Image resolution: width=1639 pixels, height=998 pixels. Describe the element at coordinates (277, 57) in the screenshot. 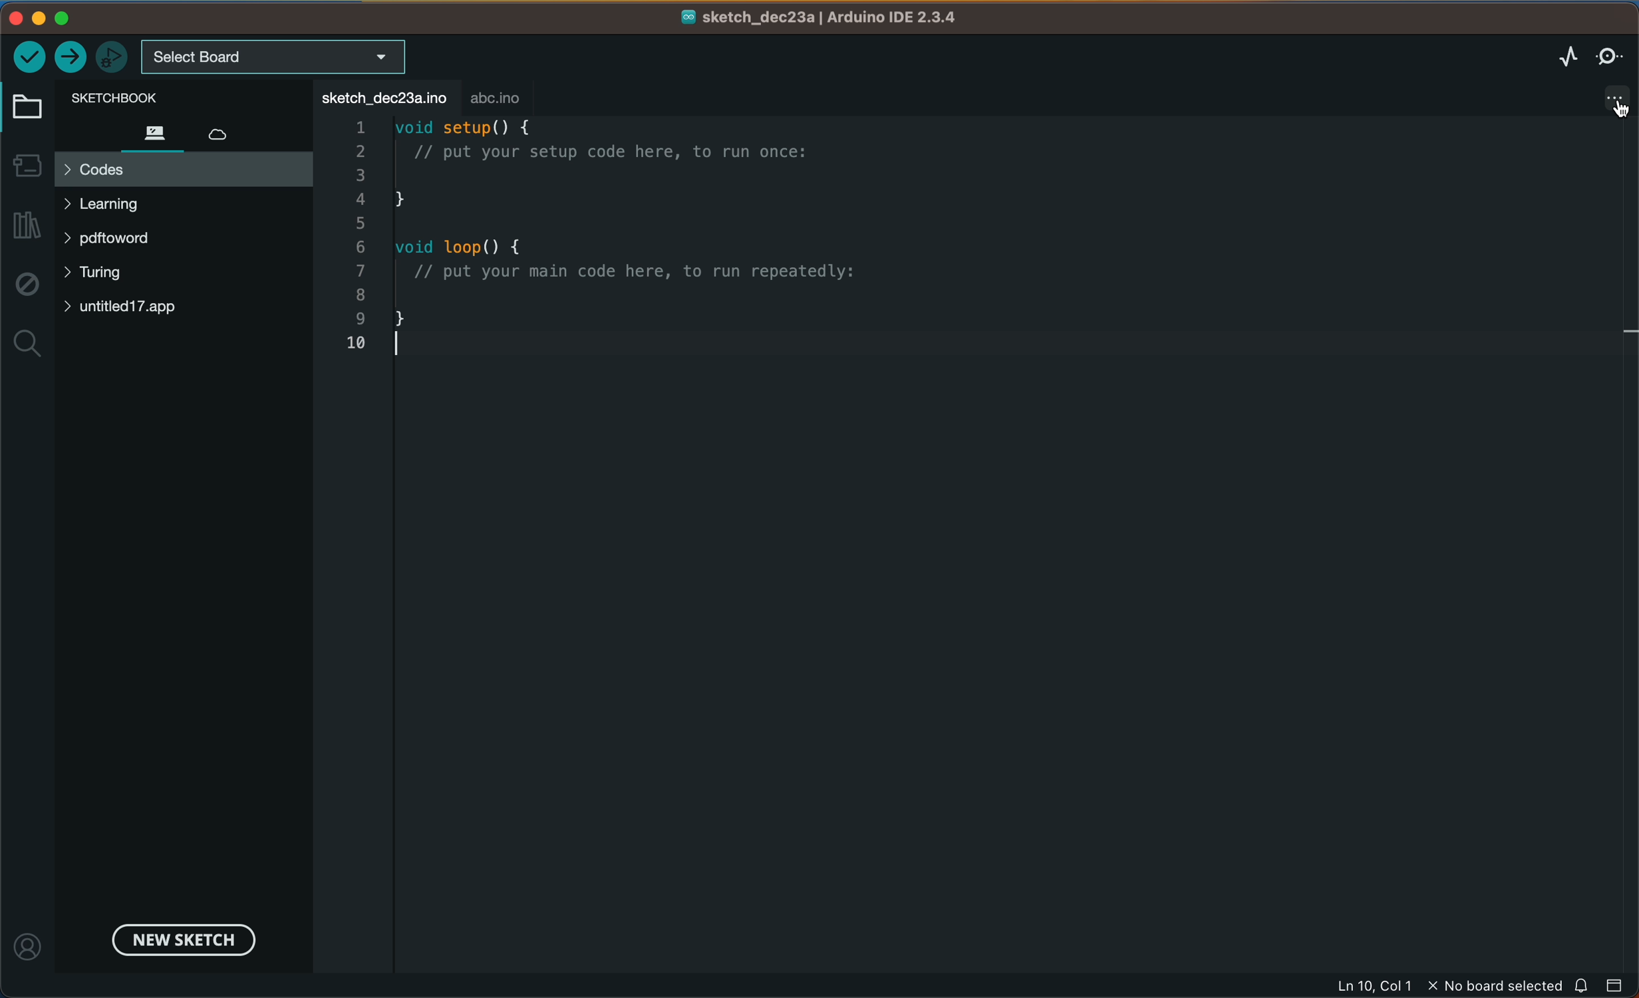

I see `board selecter` at that location.